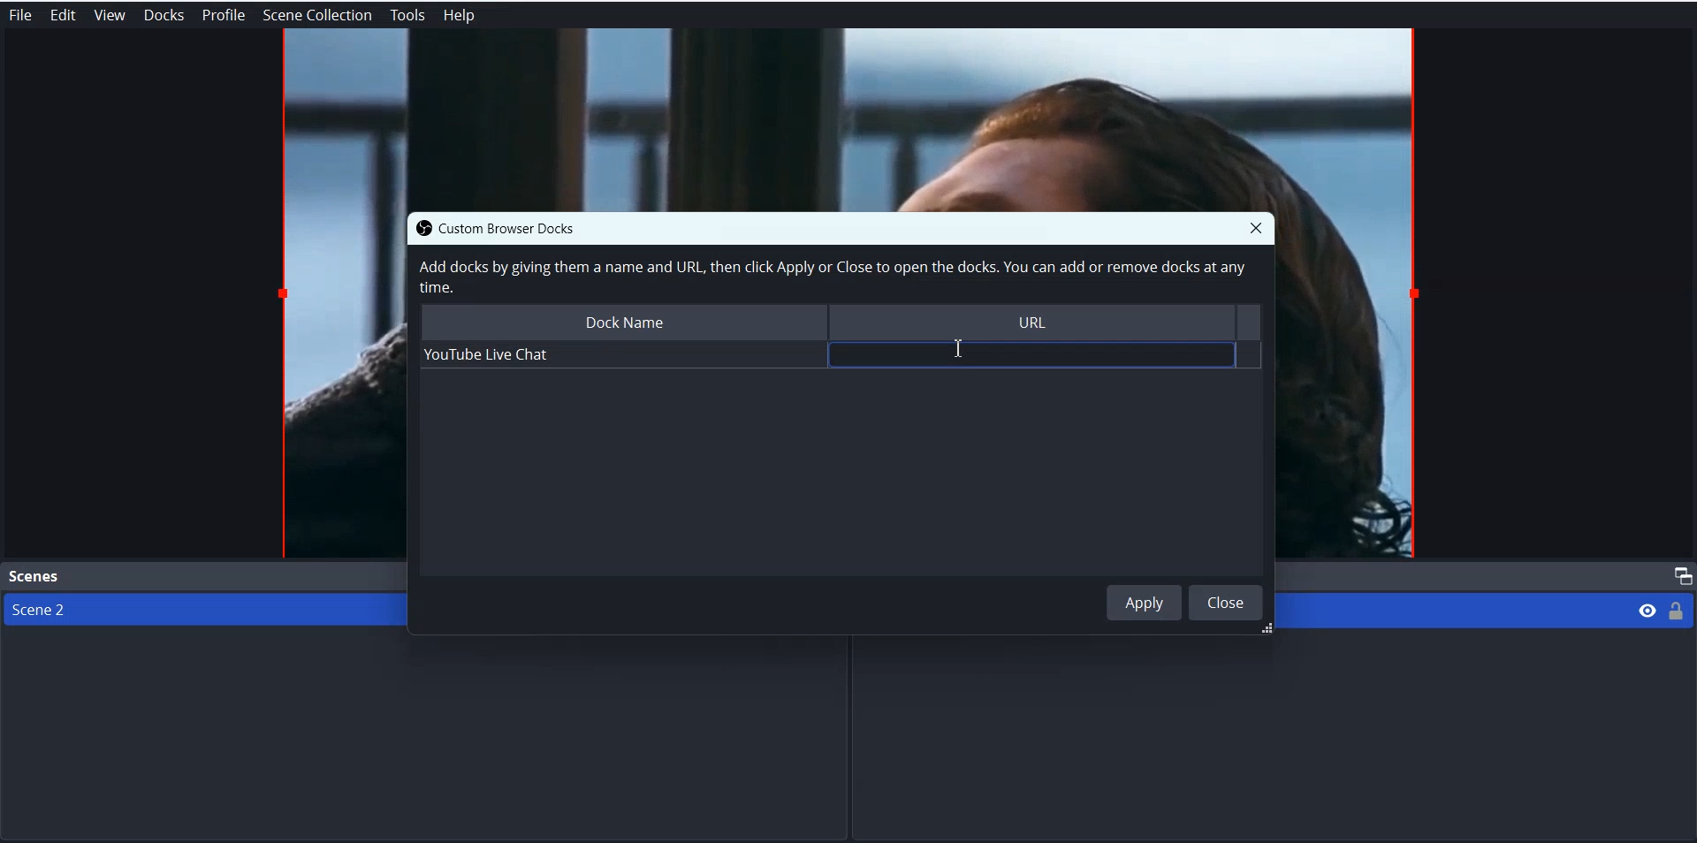 This screenshot has width=1697, height=843. Describe the element at coordinates (460, 16) in the screenshot. I see `Help` at that location.